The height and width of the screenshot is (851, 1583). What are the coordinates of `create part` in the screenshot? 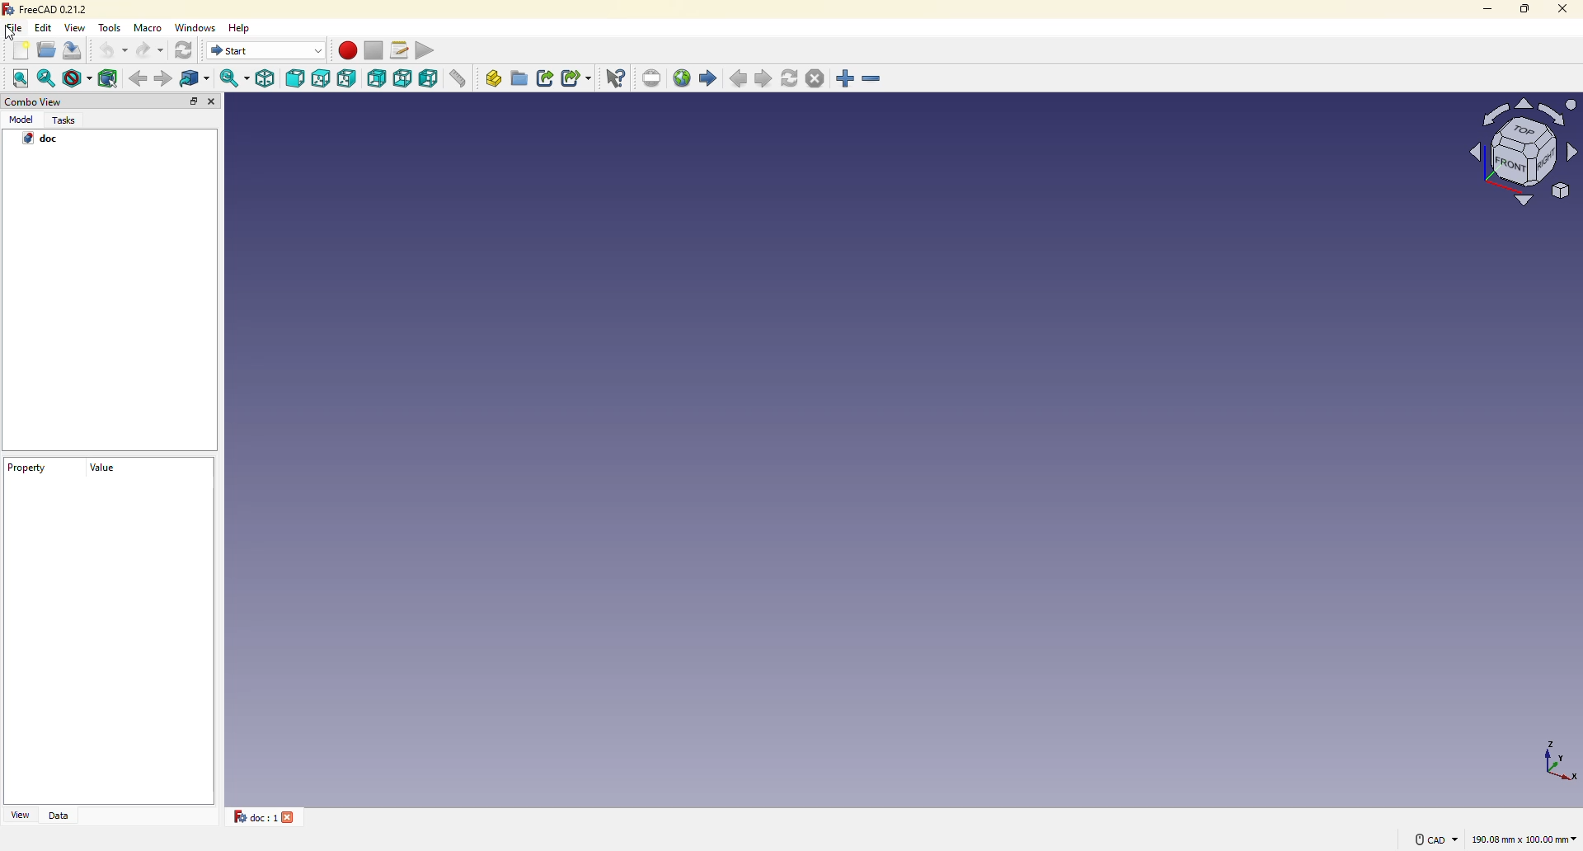 It's located at (494, 78).